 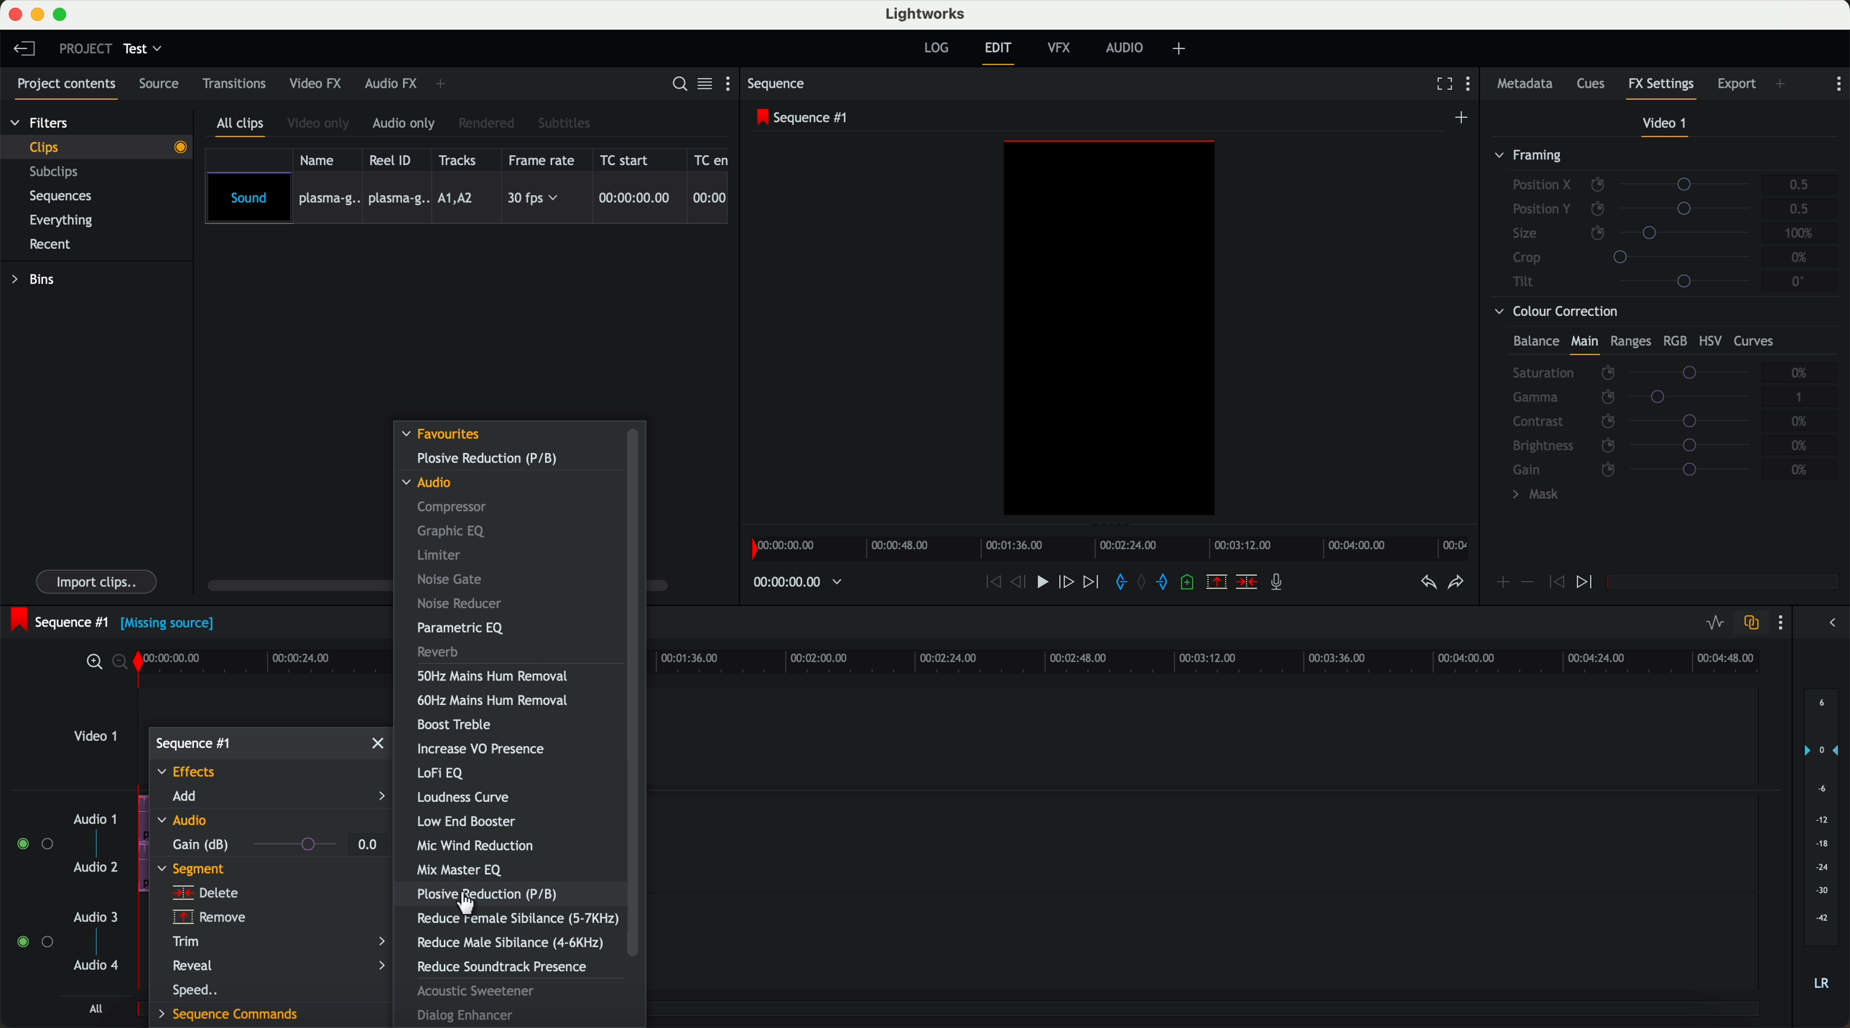 I want to click on play, so click(x=1046, y=584).